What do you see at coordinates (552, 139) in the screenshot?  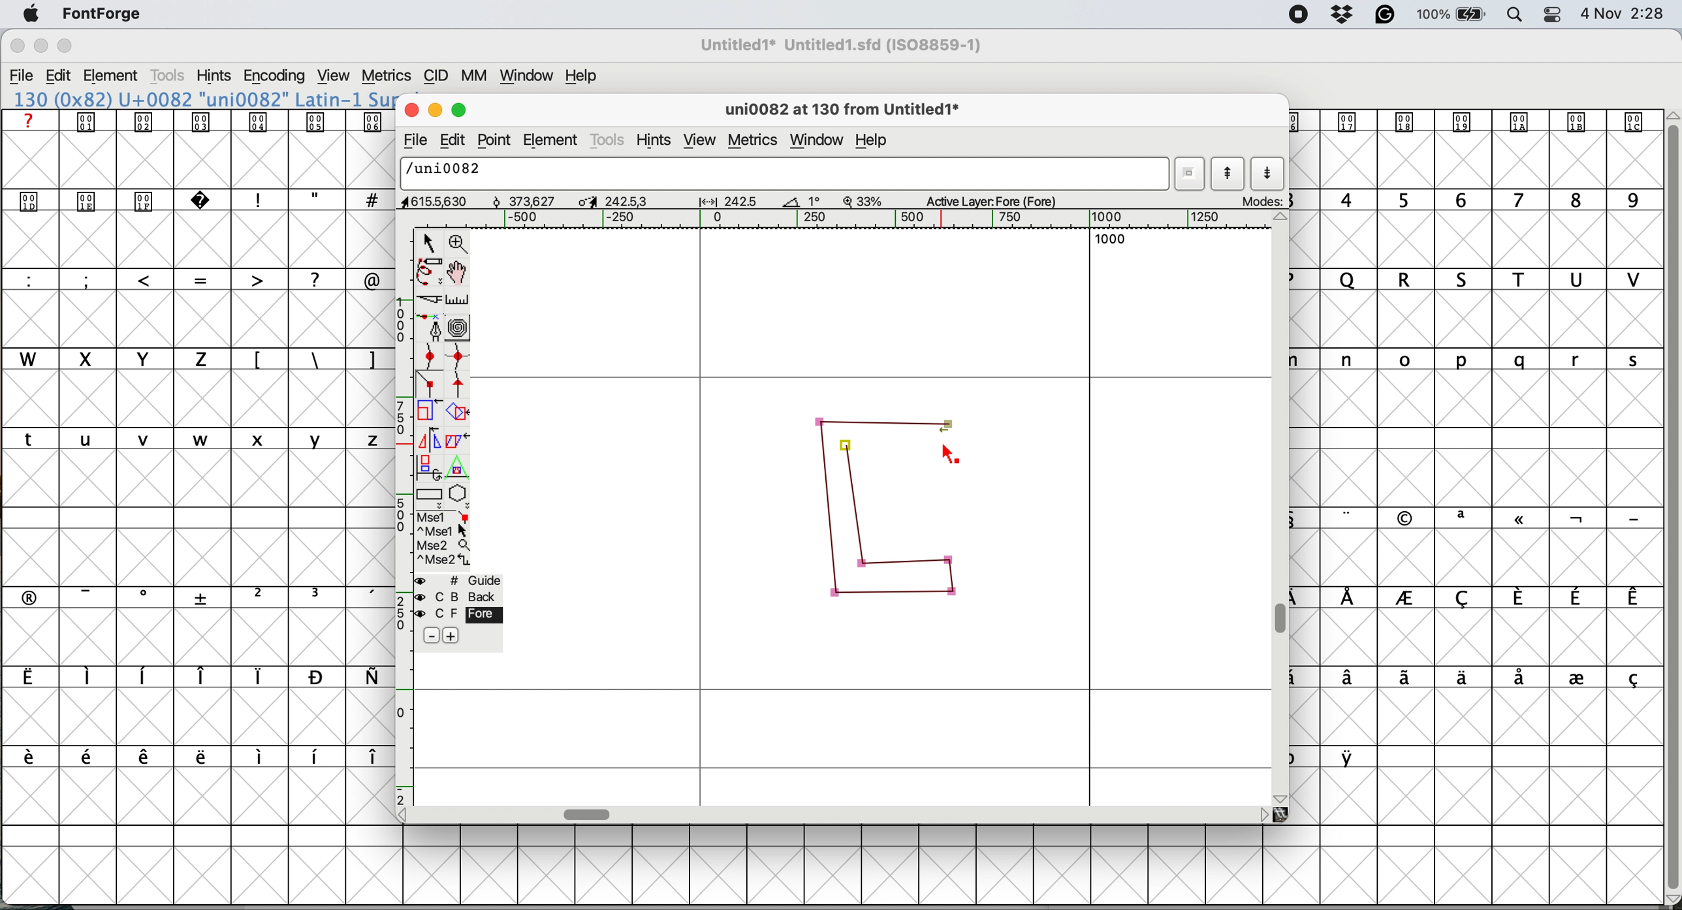 I see `element` at bounding box center [552, 139].